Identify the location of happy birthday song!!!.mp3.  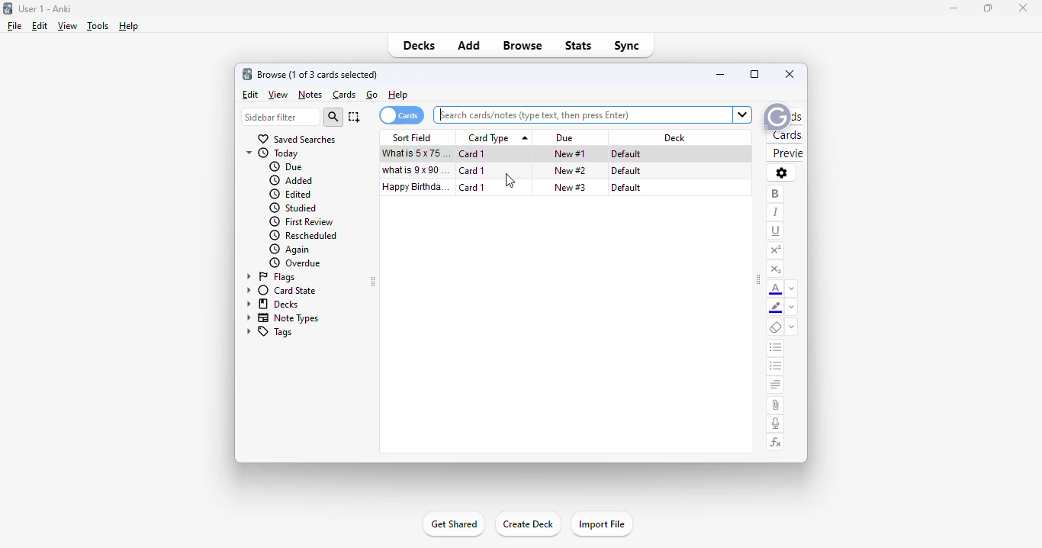
(416, 187).